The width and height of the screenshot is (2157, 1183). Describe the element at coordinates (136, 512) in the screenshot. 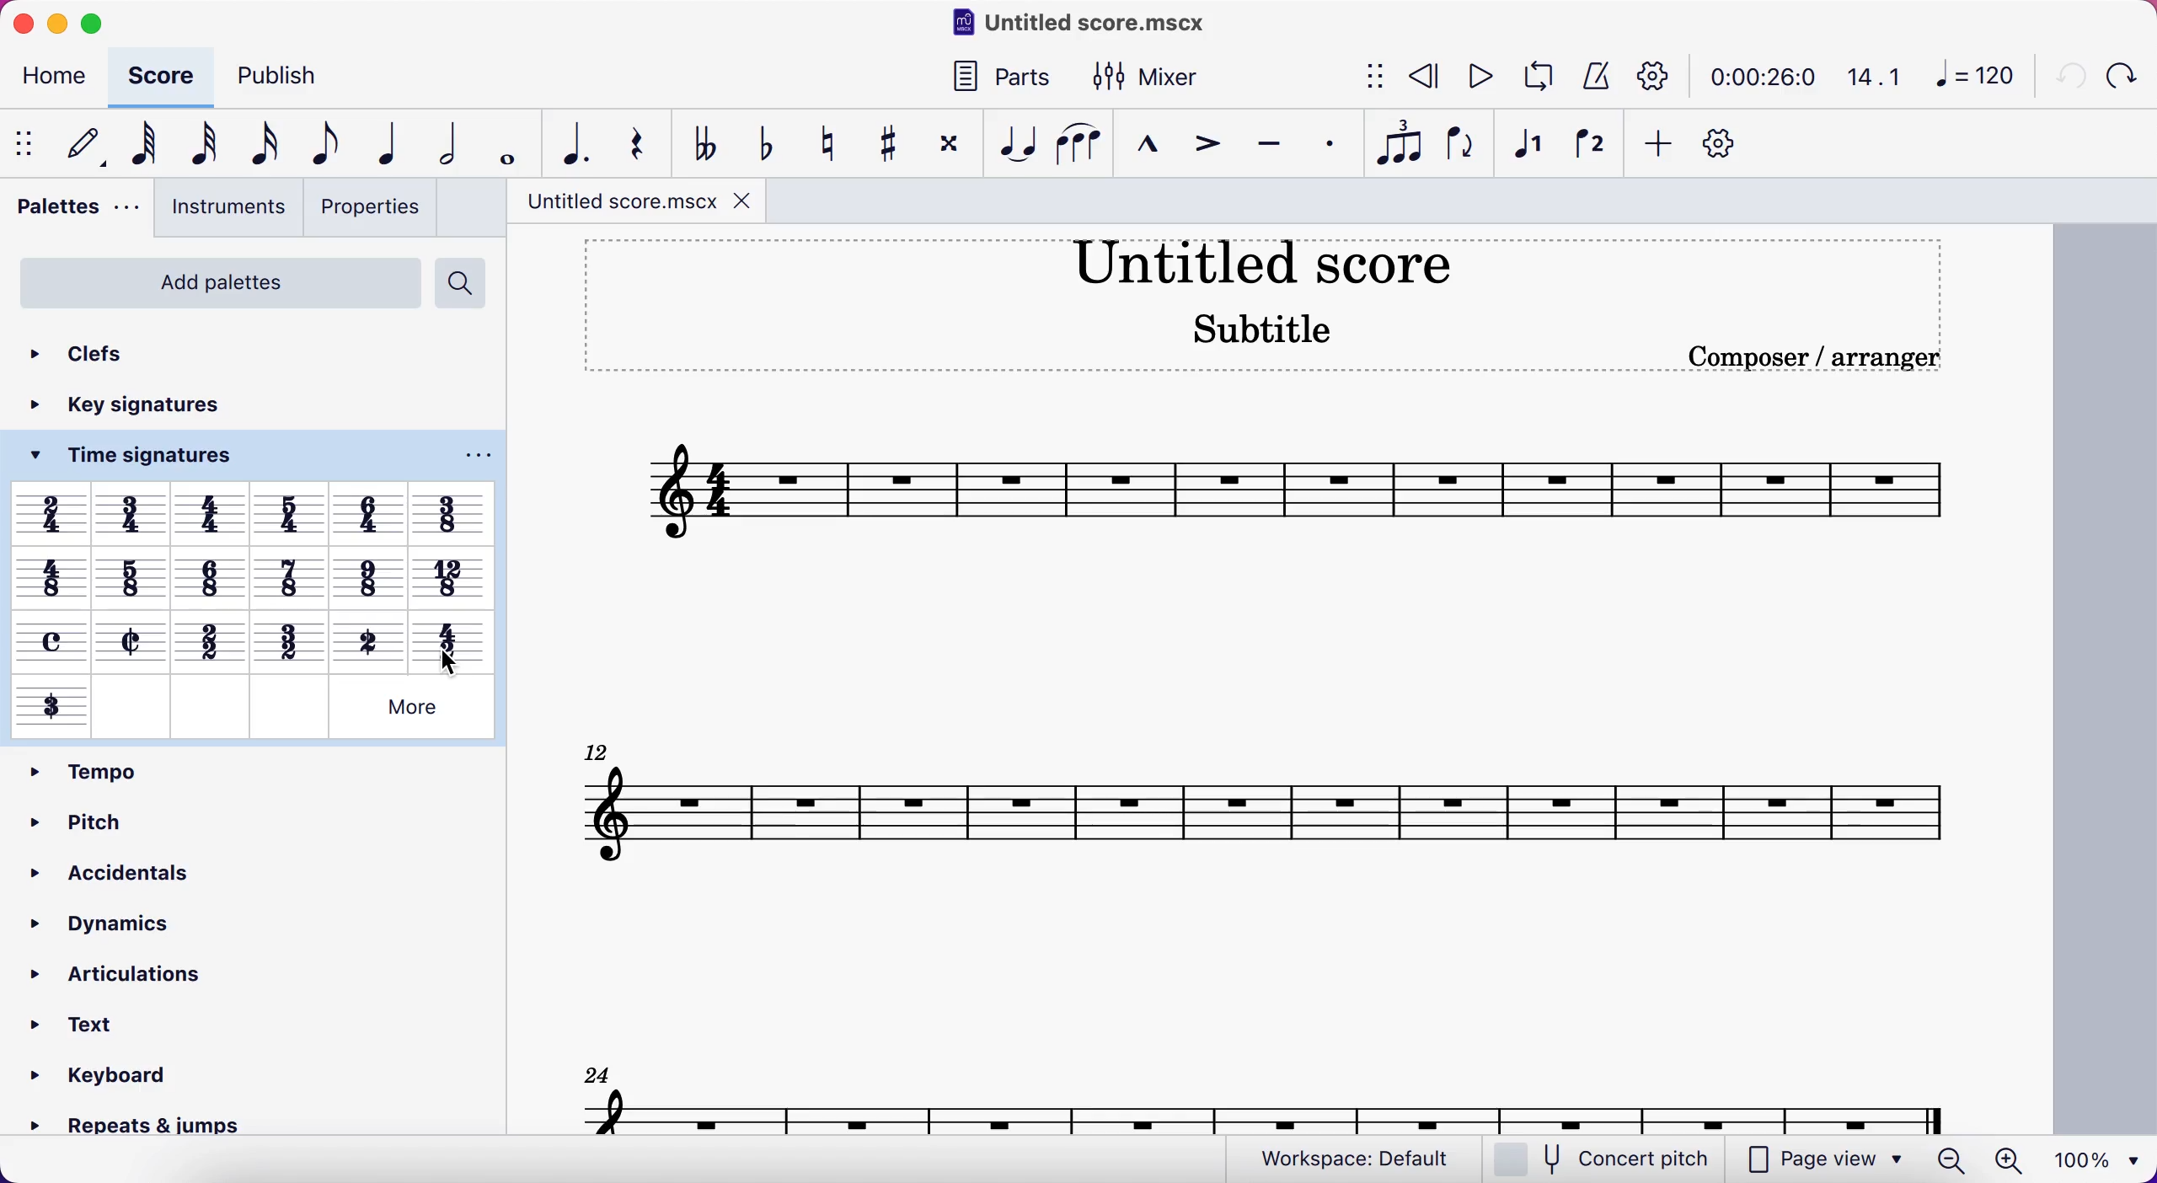

I see `` at that location.